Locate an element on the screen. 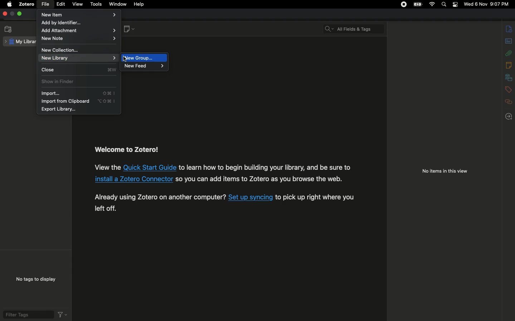  Notes is located at coordinates (509, 65).